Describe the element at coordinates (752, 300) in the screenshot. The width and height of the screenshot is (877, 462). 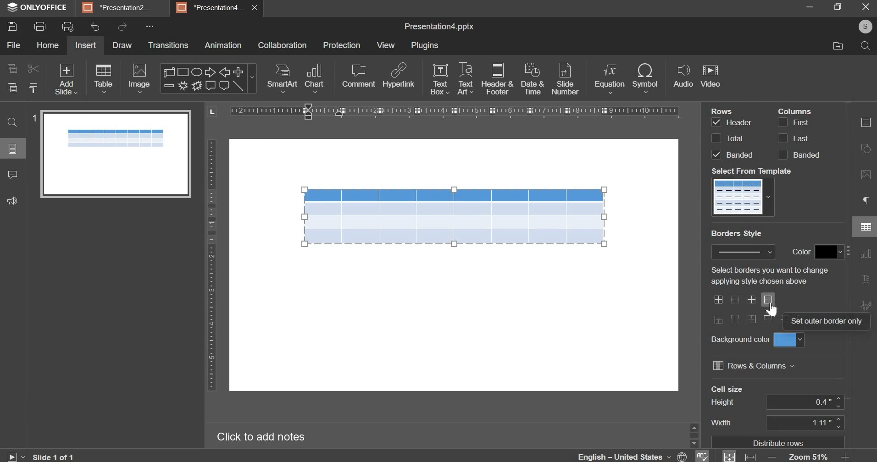
I see `add border` at that location.